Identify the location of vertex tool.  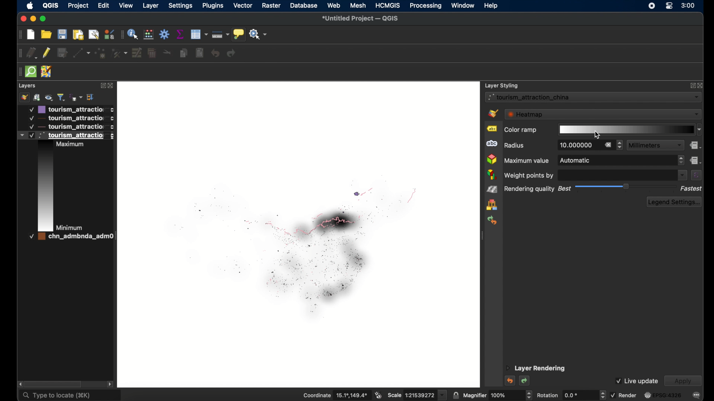
(119, 53).